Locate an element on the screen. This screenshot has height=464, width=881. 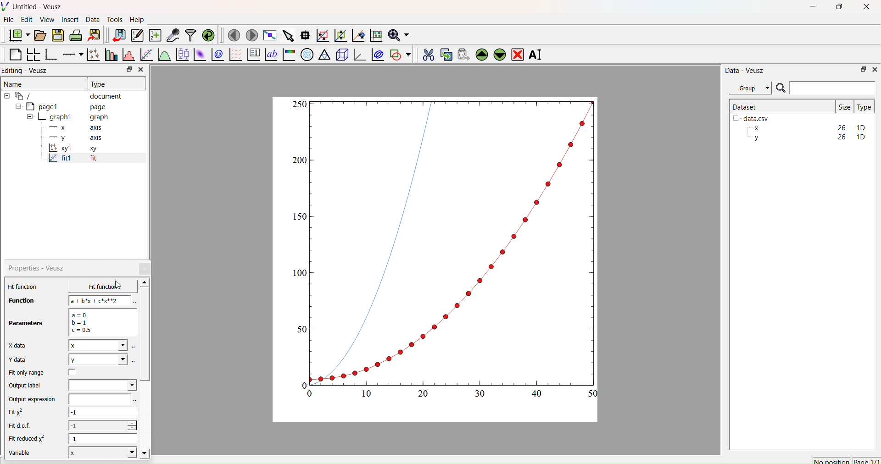
graph1 graph is located at coordinates (68, 117).